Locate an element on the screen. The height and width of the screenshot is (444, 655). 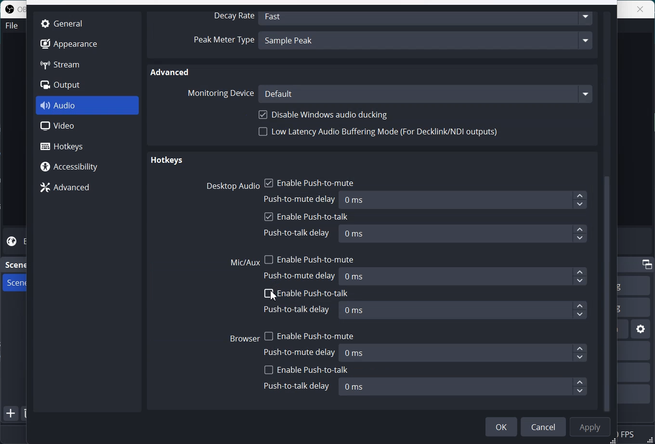
Audio is located at coordinates (88, 105).